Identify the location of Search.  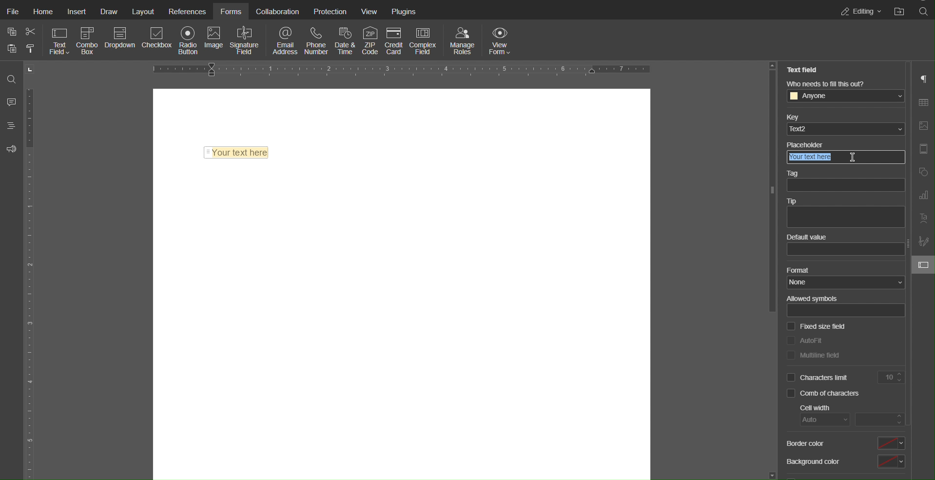
(923, 11).